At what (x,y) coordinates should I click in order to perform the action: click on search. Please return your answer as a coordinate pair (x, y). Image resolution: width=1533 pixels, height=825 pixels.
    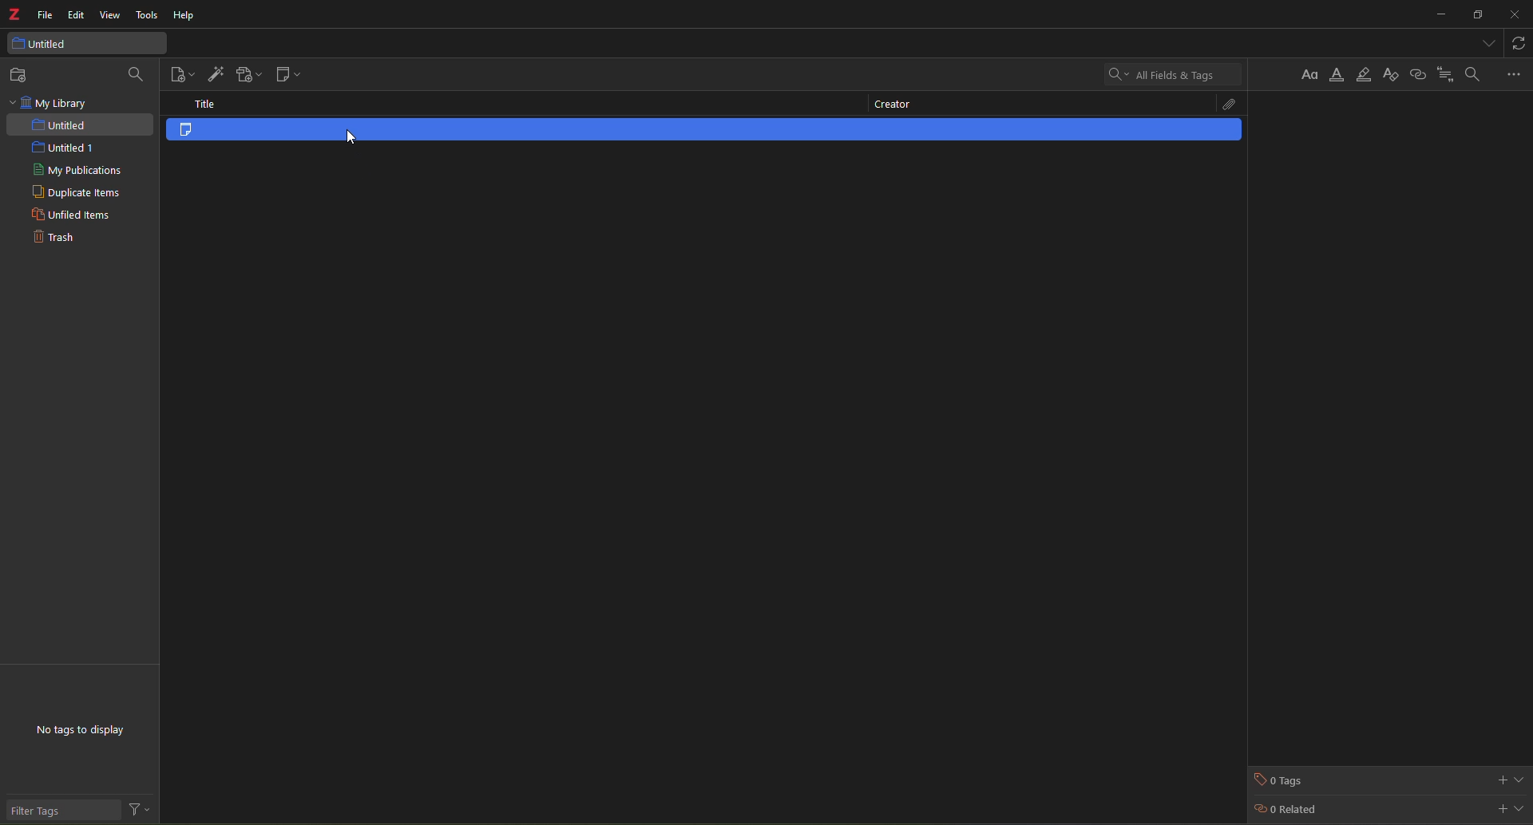
    Looking at the image, I should click on (1170, 74).